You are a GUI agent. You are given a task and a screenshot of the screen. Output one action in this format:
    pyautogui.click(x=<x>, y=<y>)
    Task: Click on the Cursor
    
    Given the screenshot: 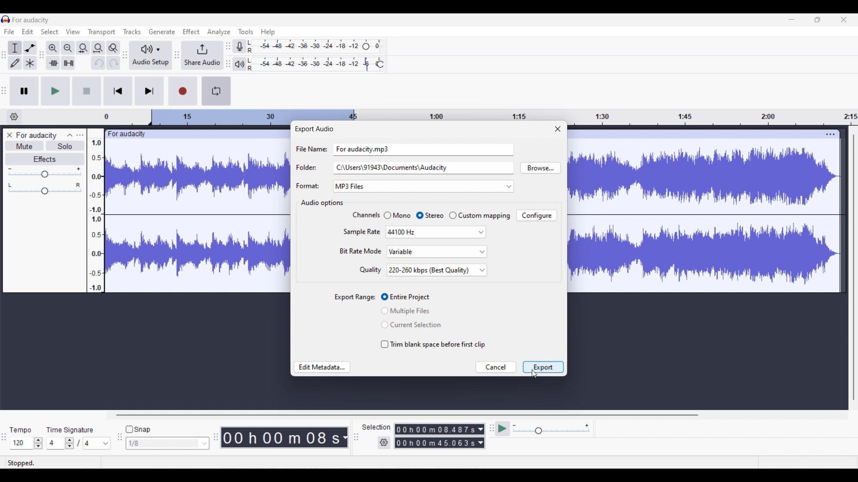 What is the action you would take?
    pyautogui.click(x=534, y=374)
    